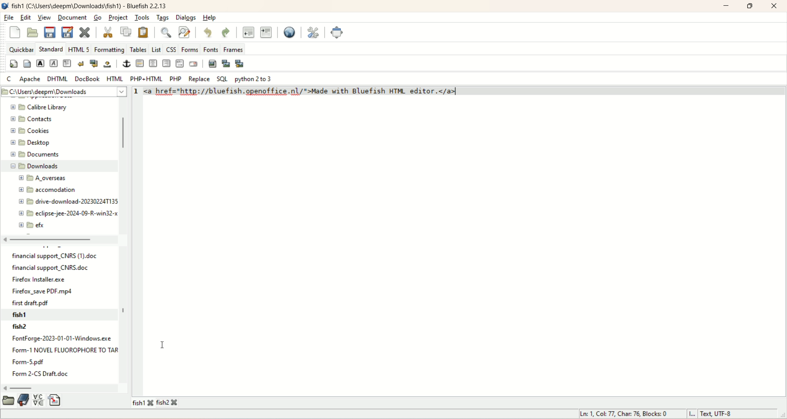 This screenshot has height=419, width=787. I want to click on full screen, so click(337, 31).